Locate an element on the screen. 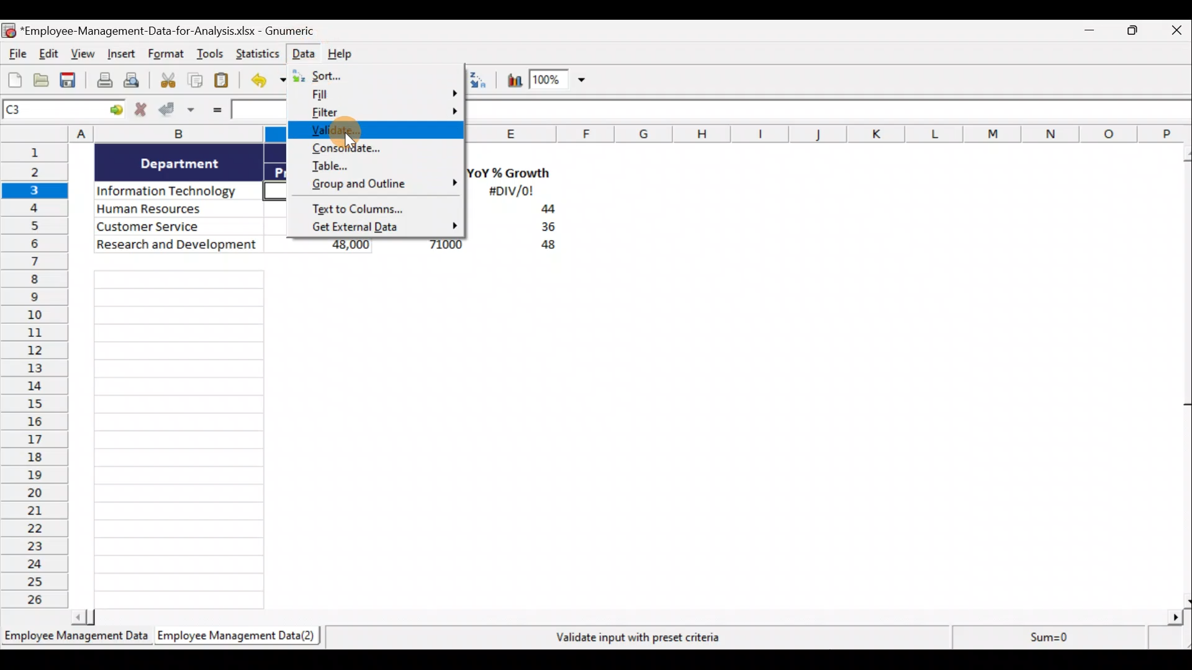 This screenshot has height=670, width=1192. Sort descending is located at coordinates (478, 80).